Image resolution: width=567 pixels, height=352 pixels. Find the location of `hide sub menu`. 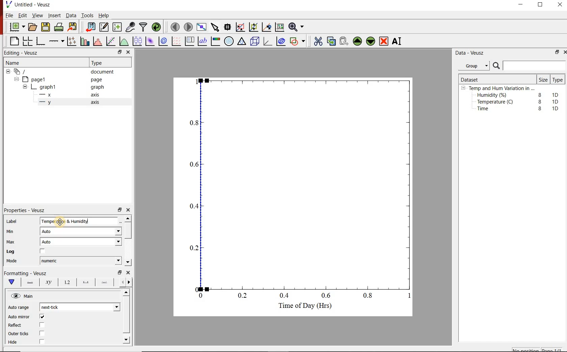

hide sub menu is located at coordinates (7, 72).